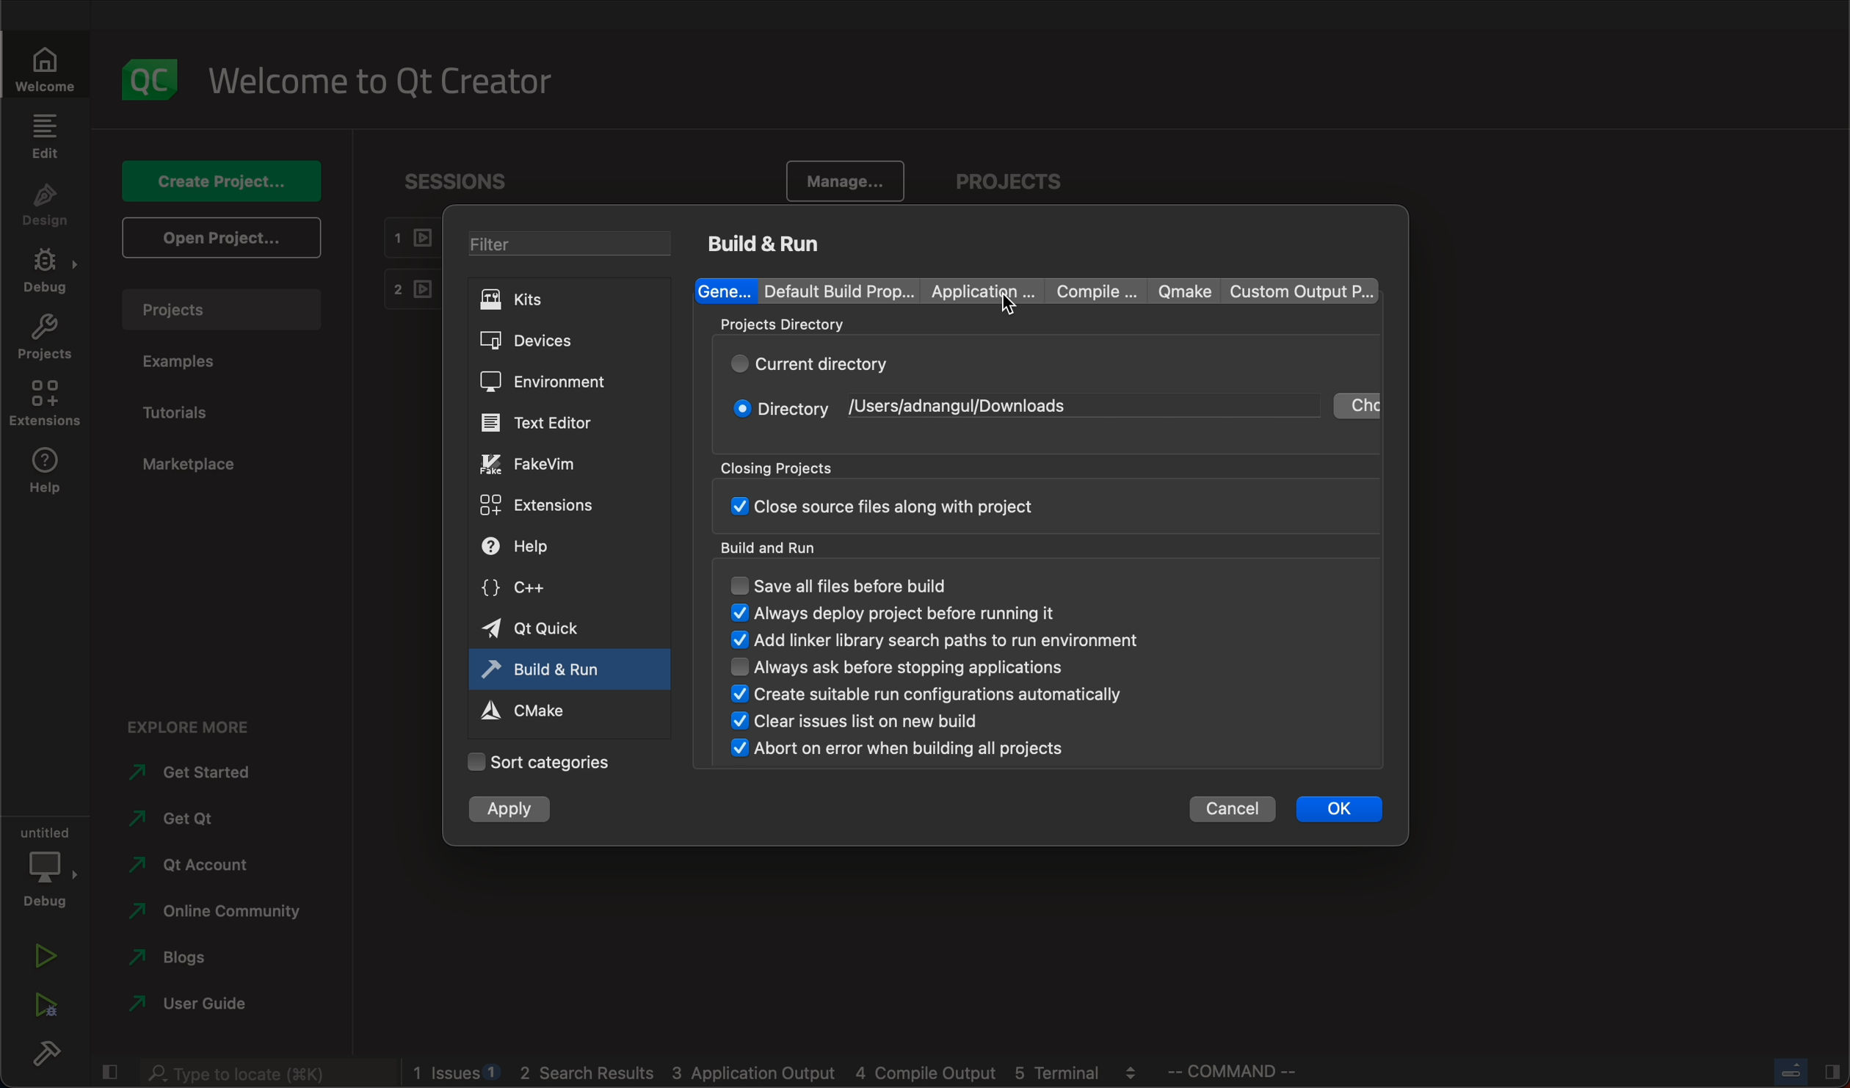  I want to click on projects, so click(220, 309).